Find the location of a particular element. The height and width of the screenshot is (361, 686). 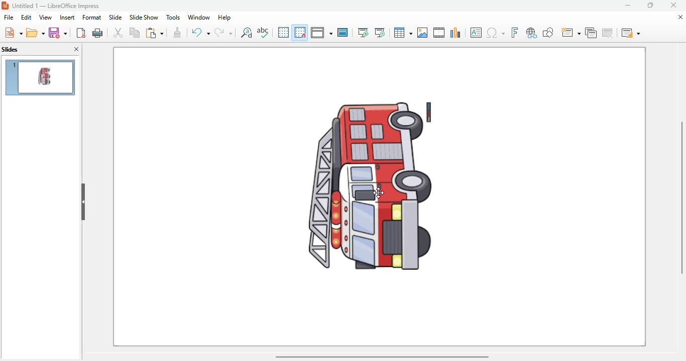

vertical scroll bar is located at coordinates (682, 197).